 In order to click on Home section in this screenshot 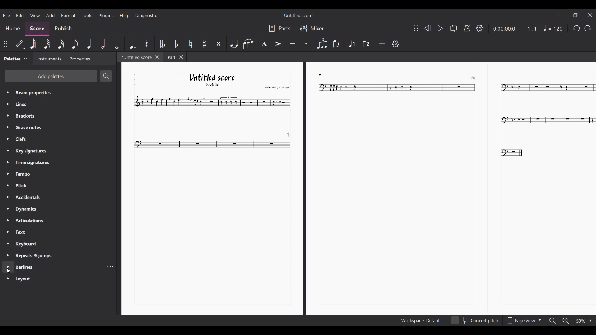, I will do `click(12, 29)`.